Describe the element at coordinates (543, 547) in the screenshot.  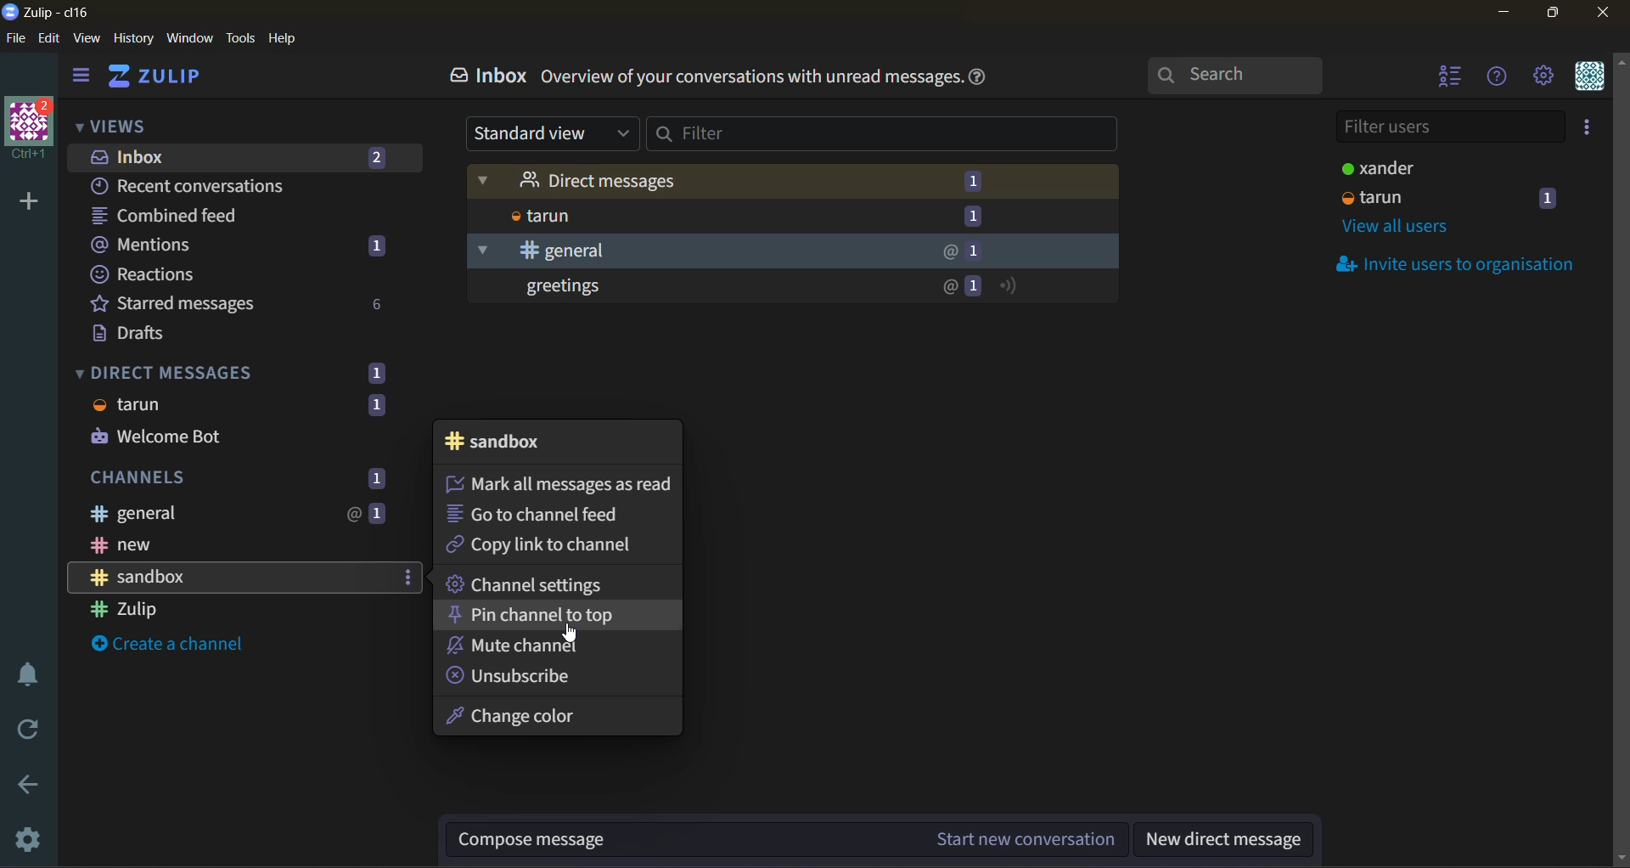
I see `copy link to channel` at that location.